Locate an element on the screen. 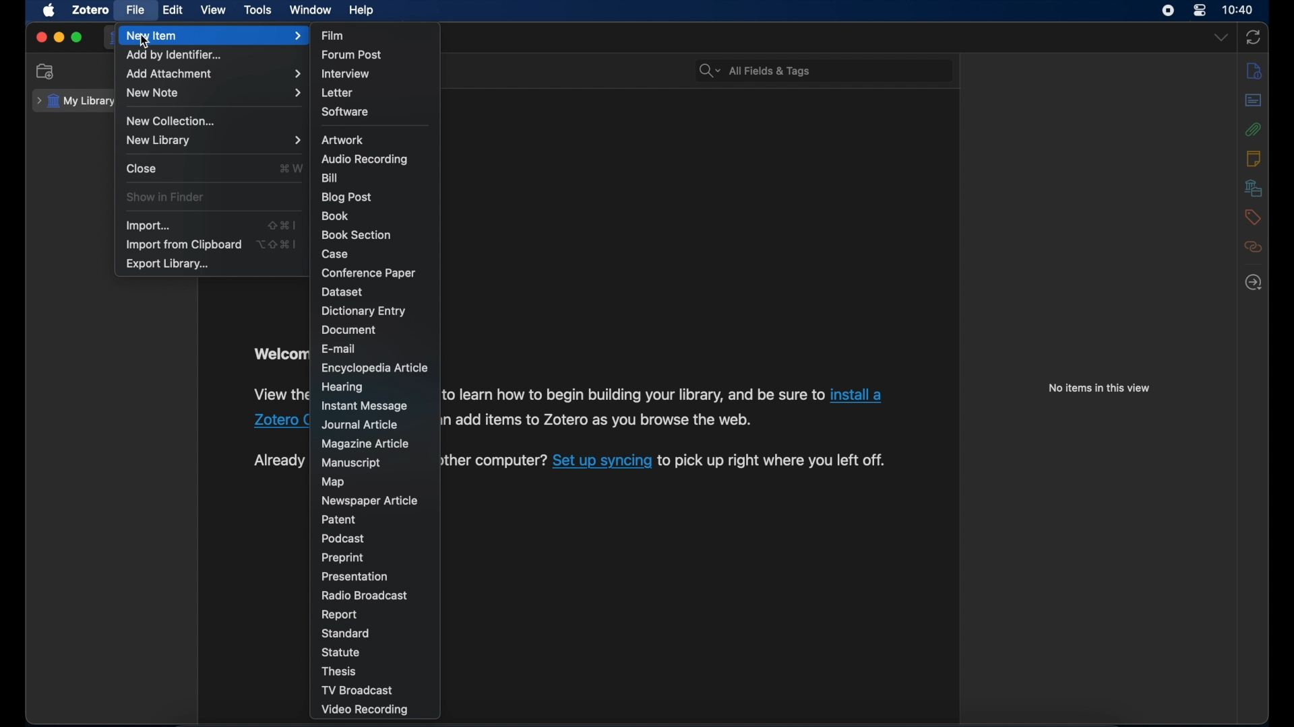  Already is located at coordinates (274, 460).